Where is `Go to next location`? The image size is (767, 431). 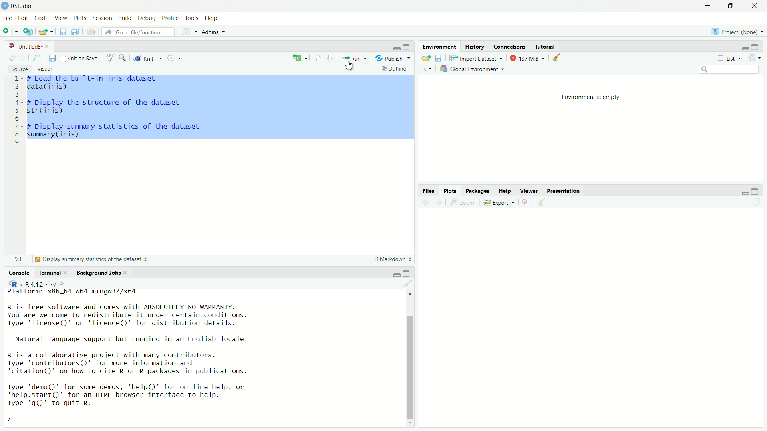 Go to next location is located at coordinates (23, 58).